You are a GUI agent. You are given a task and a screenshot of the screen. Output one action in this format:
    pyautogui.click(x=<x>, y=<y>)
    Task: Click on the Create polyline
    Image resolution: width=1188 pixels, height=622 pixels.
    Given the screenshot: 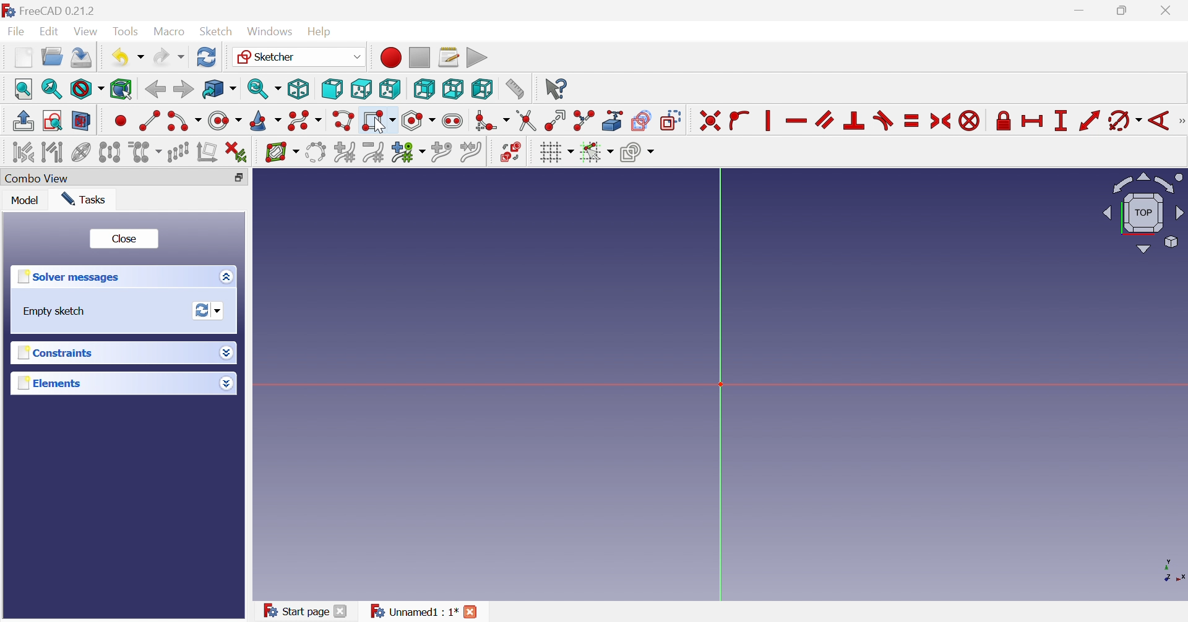 What is the action you would take?
    pyautogui.click(x=343, y=121)
    